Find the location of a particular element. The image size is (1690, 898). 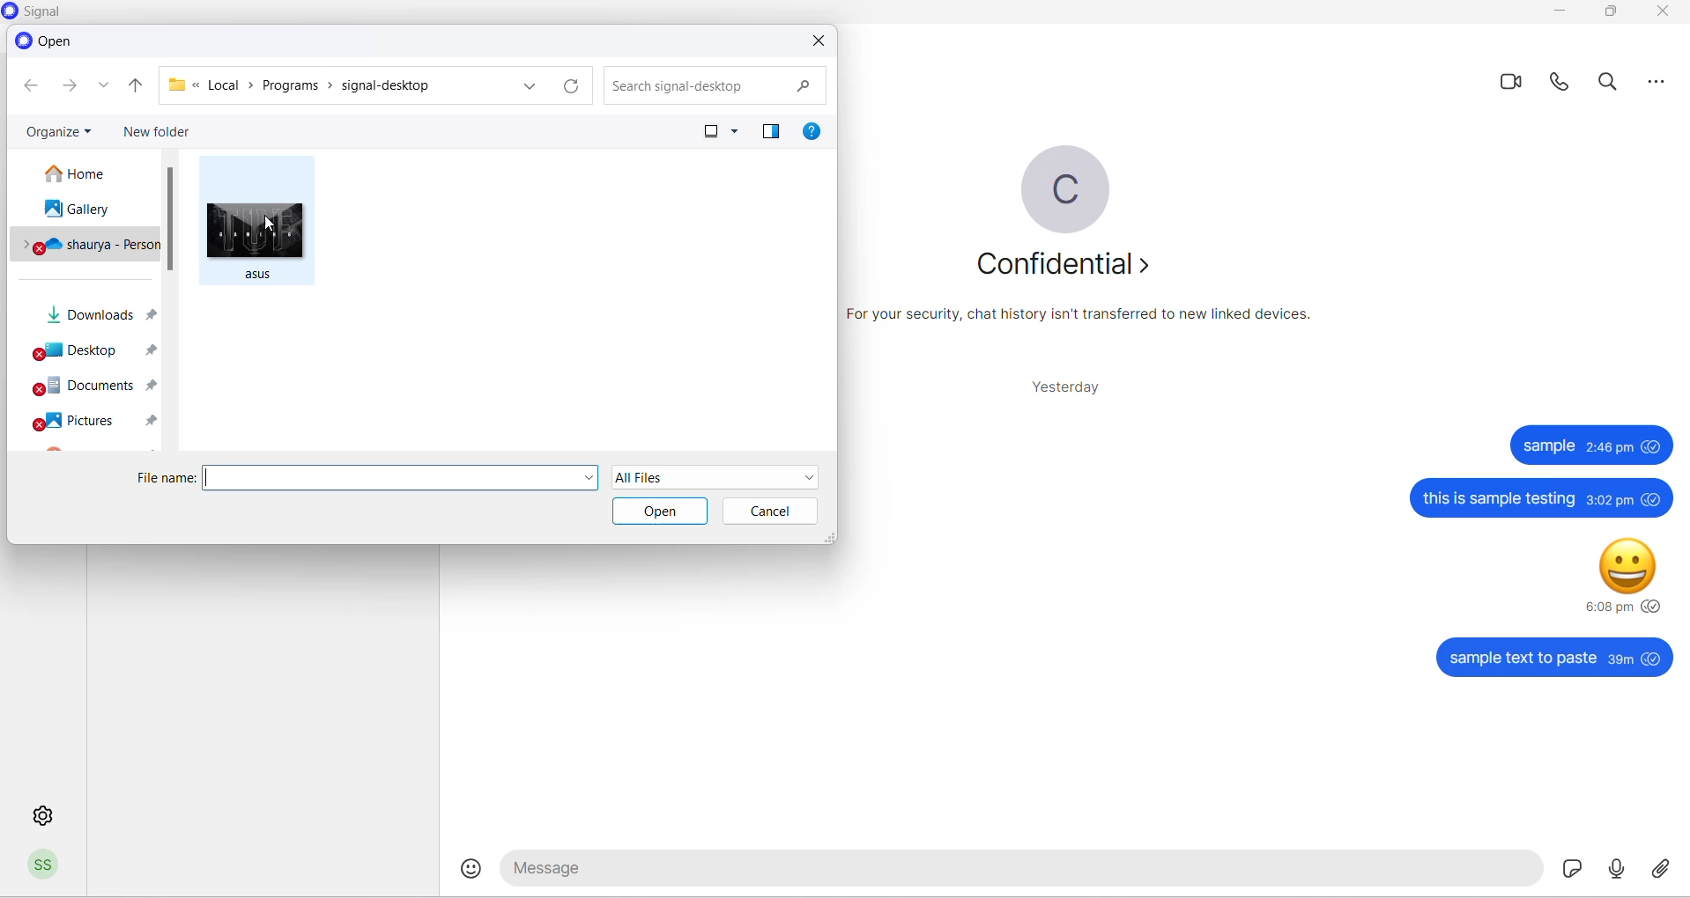

emojis is located at coordinates (473, 869).